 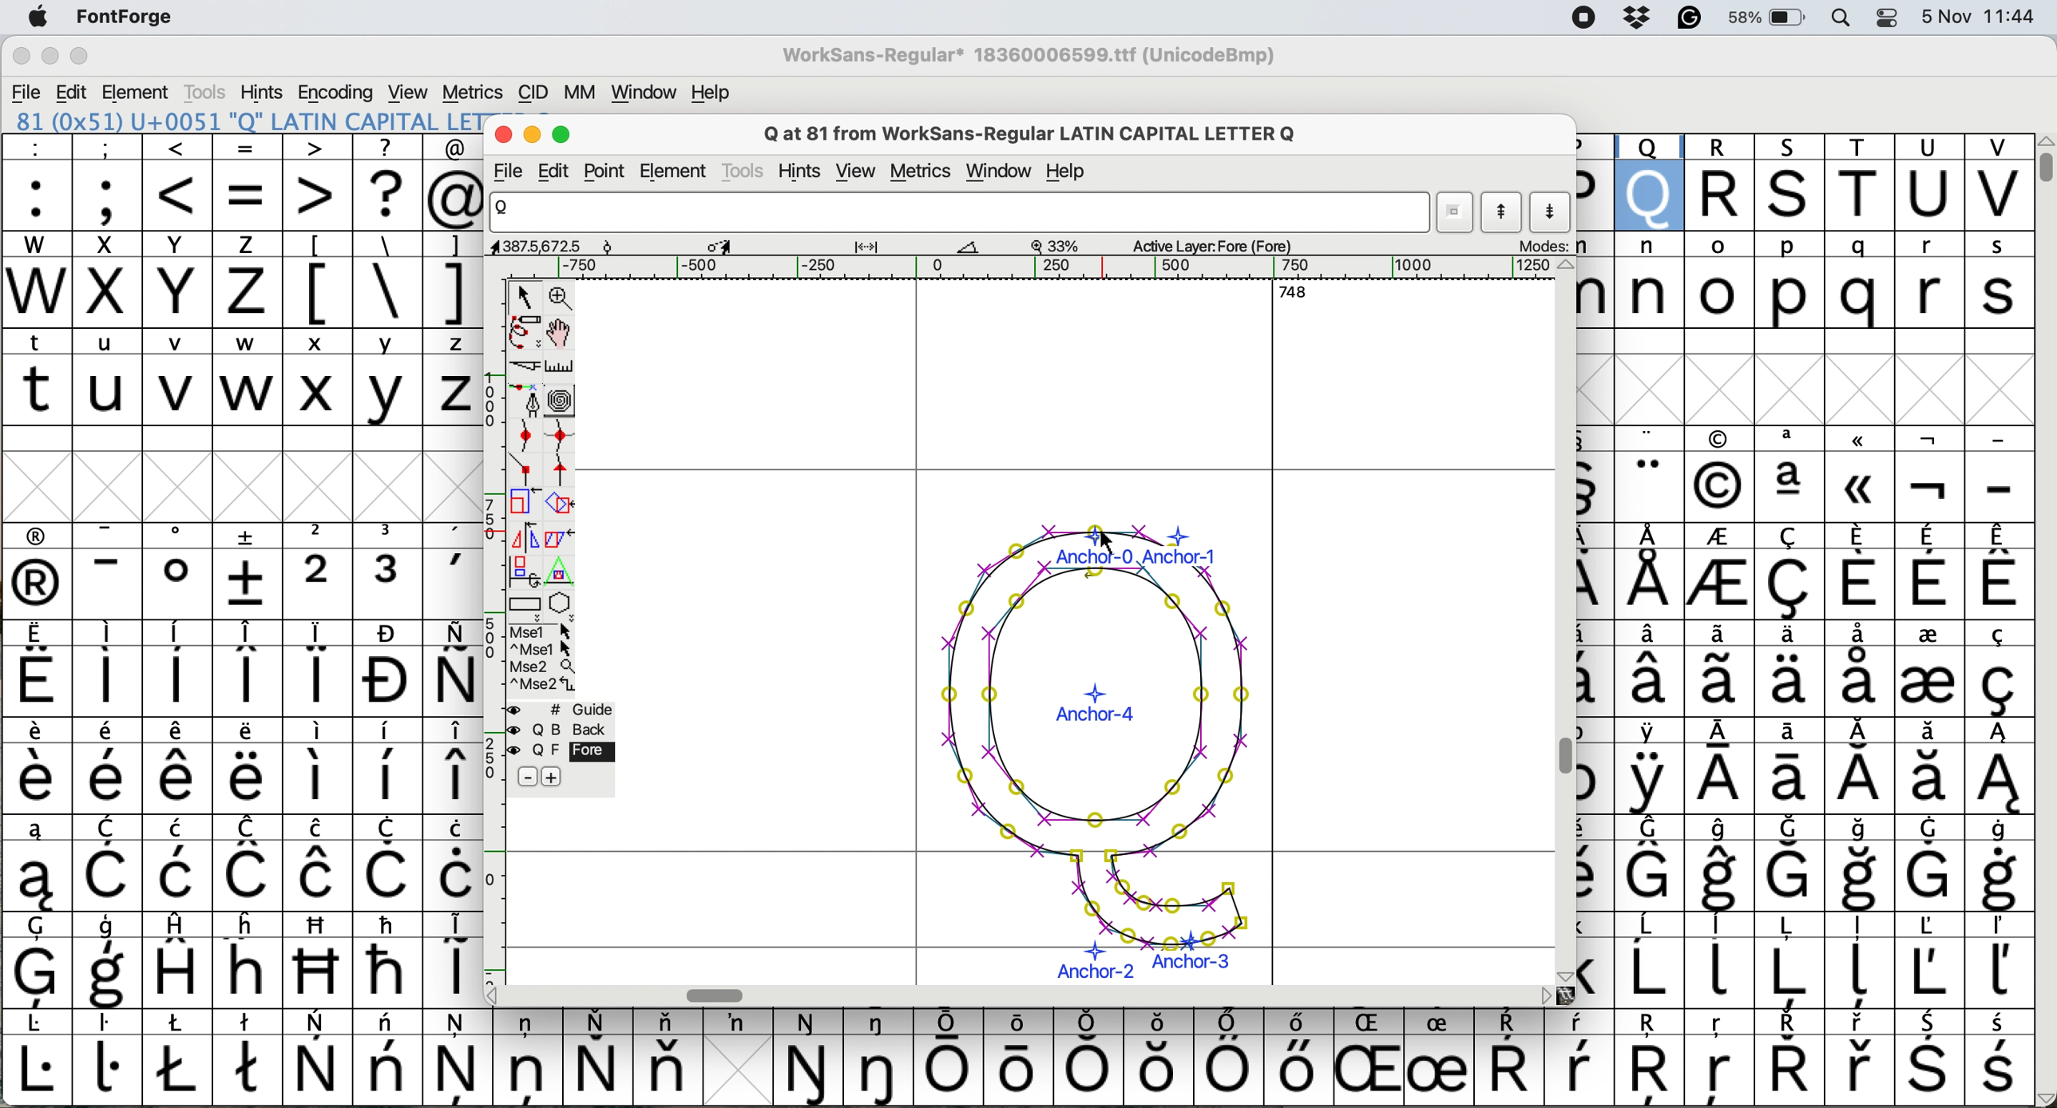 I want to click on vertical scroll bar, so click(x=1564, y=758).